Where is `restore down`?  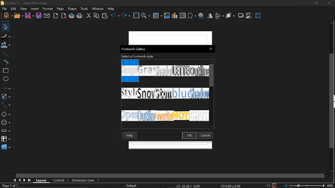
restore down is located at coordinates (316, 3).